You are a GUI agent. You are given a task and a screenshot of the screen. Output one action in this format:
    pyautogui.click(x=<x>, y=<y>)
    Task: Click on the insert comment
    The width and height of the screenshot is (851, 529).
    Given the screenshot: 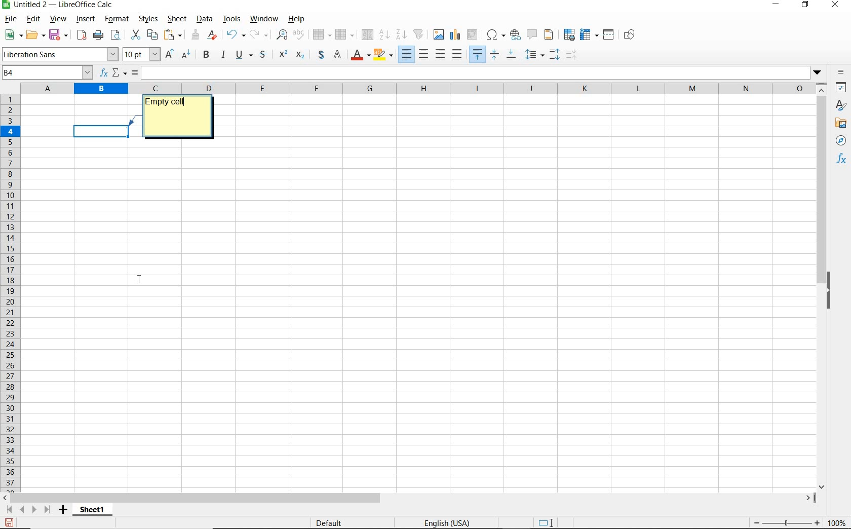 What is the action you would take?
    pyautogui.click(x=532, y=35)
    